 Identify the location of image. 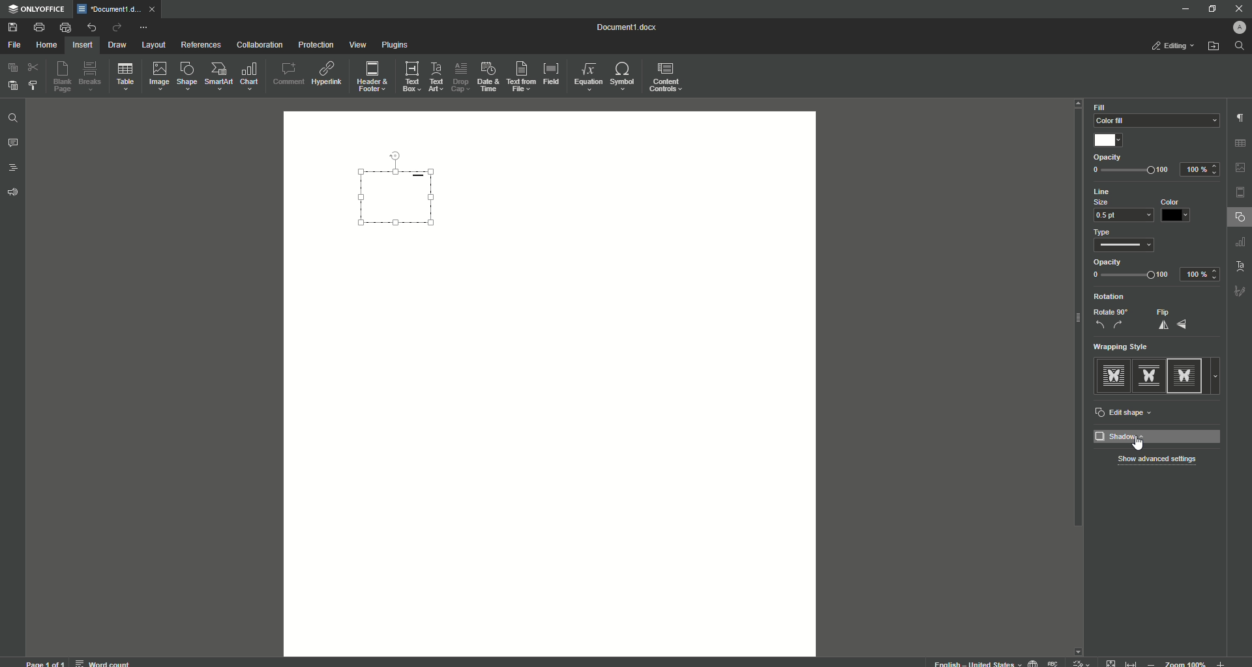
(1241, 167).